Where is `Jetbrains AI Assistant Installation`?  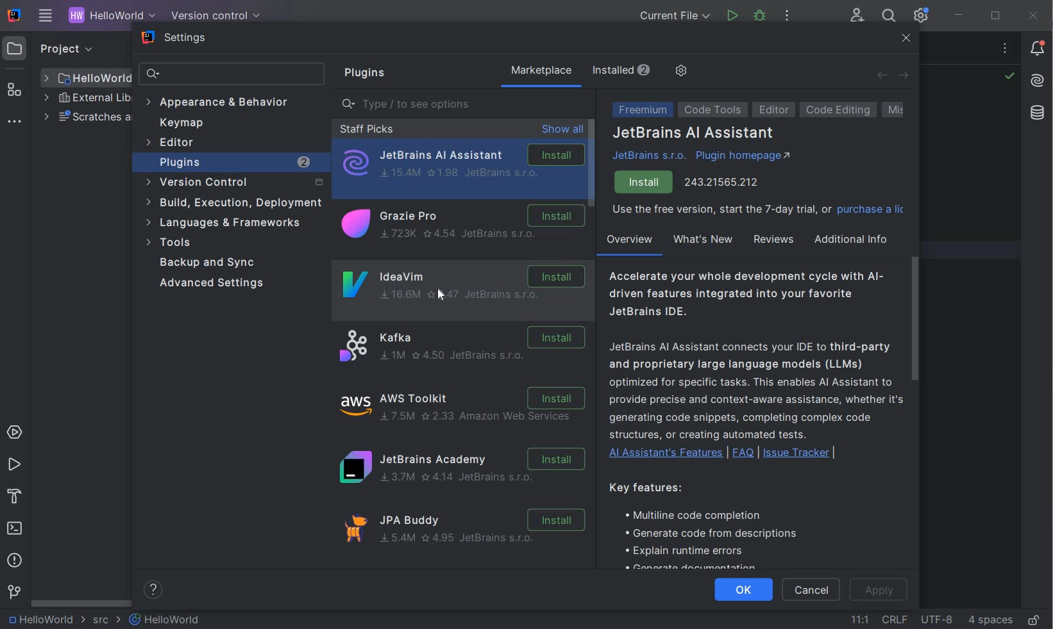
Jetbrains AI Assistant Installation is located at coordinates (462, 163).